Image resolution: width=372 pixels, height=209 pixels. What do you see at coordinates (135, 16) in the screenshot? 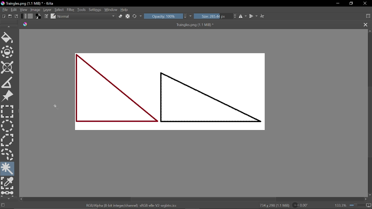
I see `Reset orginal preset` at bounding box center [135, 16].